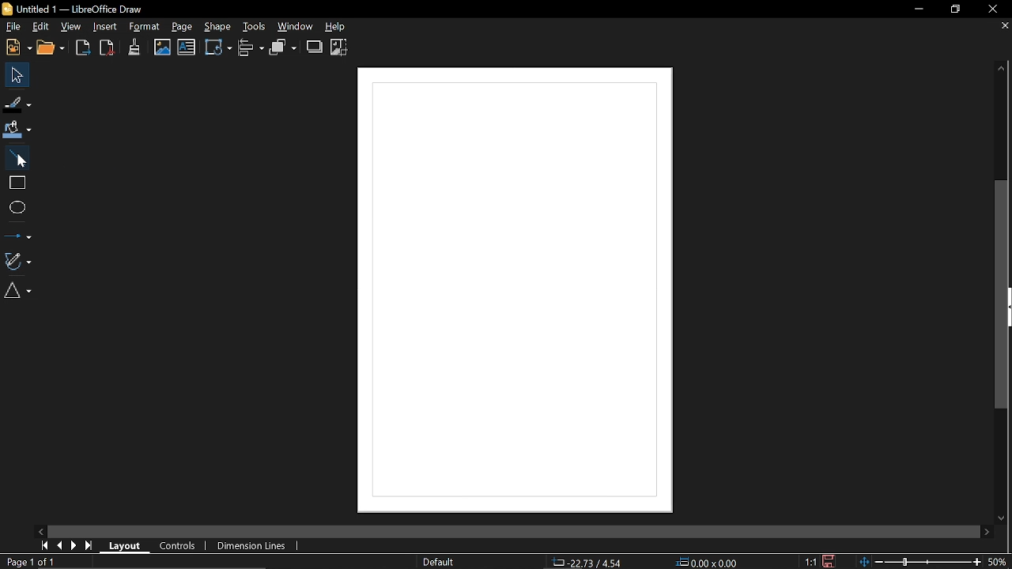  What do you see at coordinates (30, 562) in the screenshot?
I see `Current page` at bounding box center [30, 562].